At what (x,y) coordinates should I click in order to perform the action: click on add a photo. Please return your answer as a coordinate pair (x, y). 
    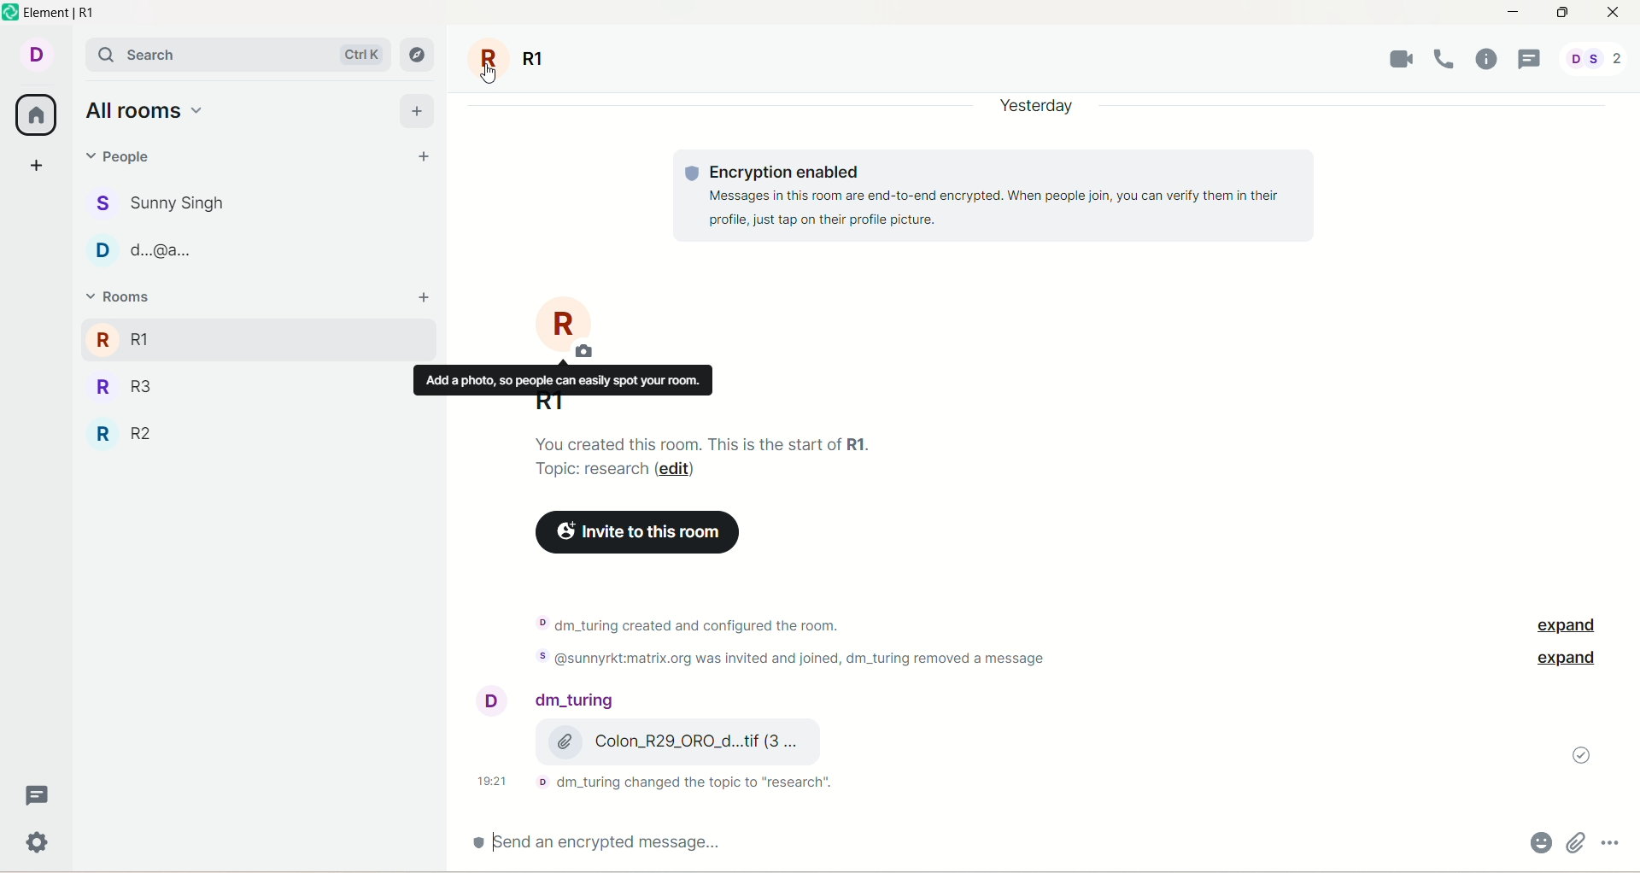
    Looking at the image, I should click on (571, 382).